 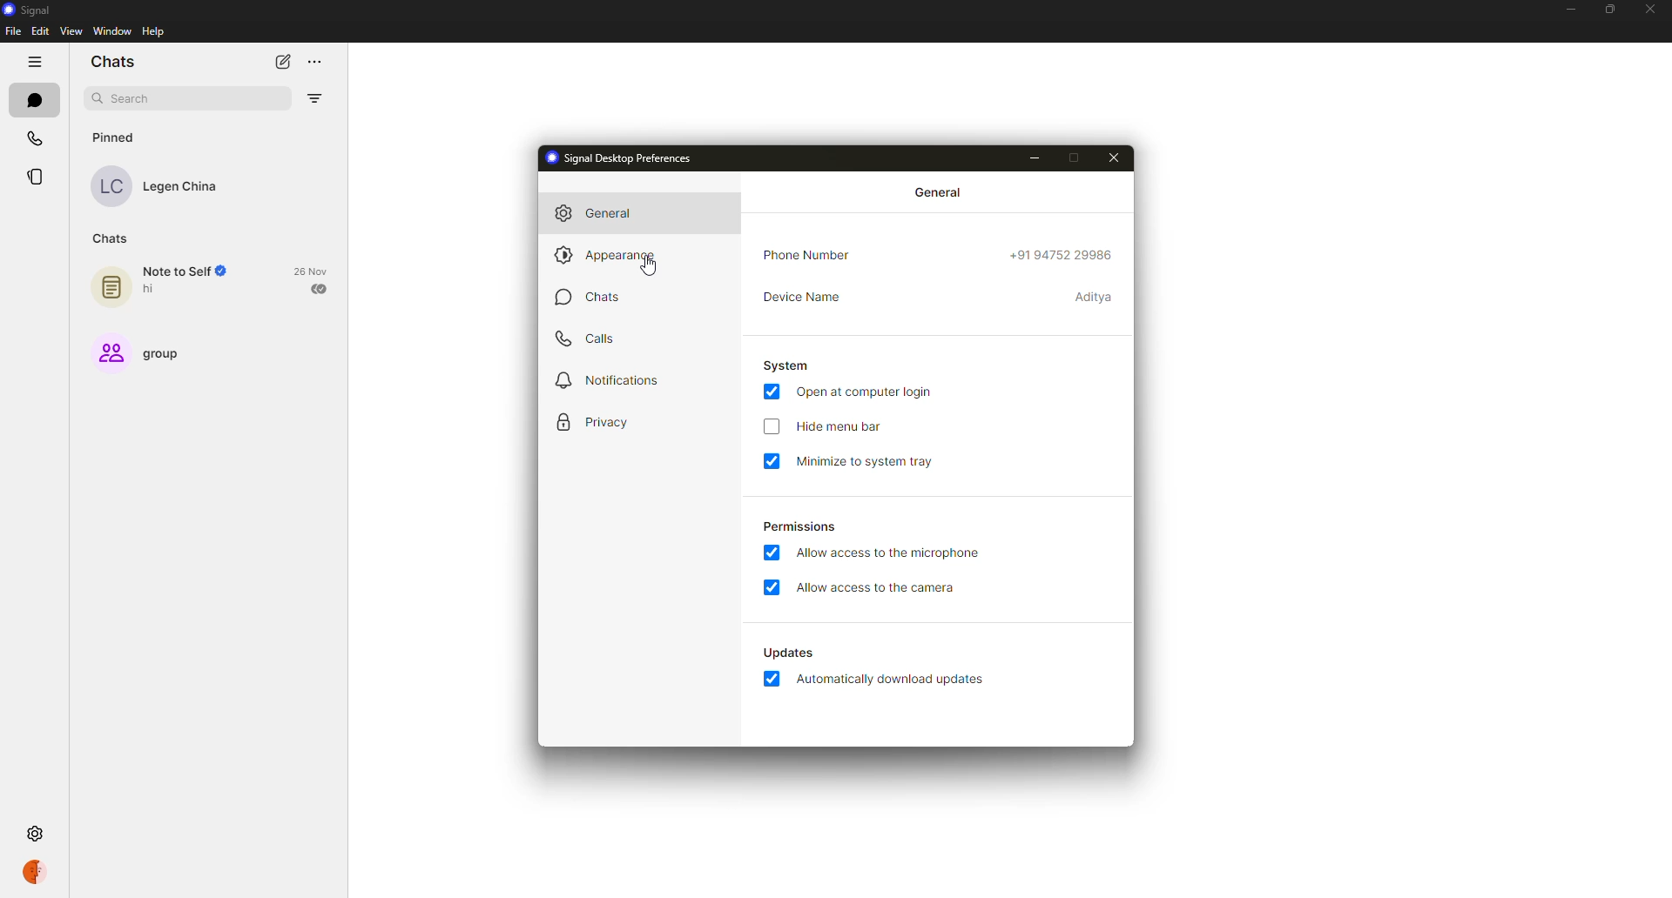 What do you see at coordinates (815, 258) in the screenshot?
I see `phone number` at bounding box center [815, 258].